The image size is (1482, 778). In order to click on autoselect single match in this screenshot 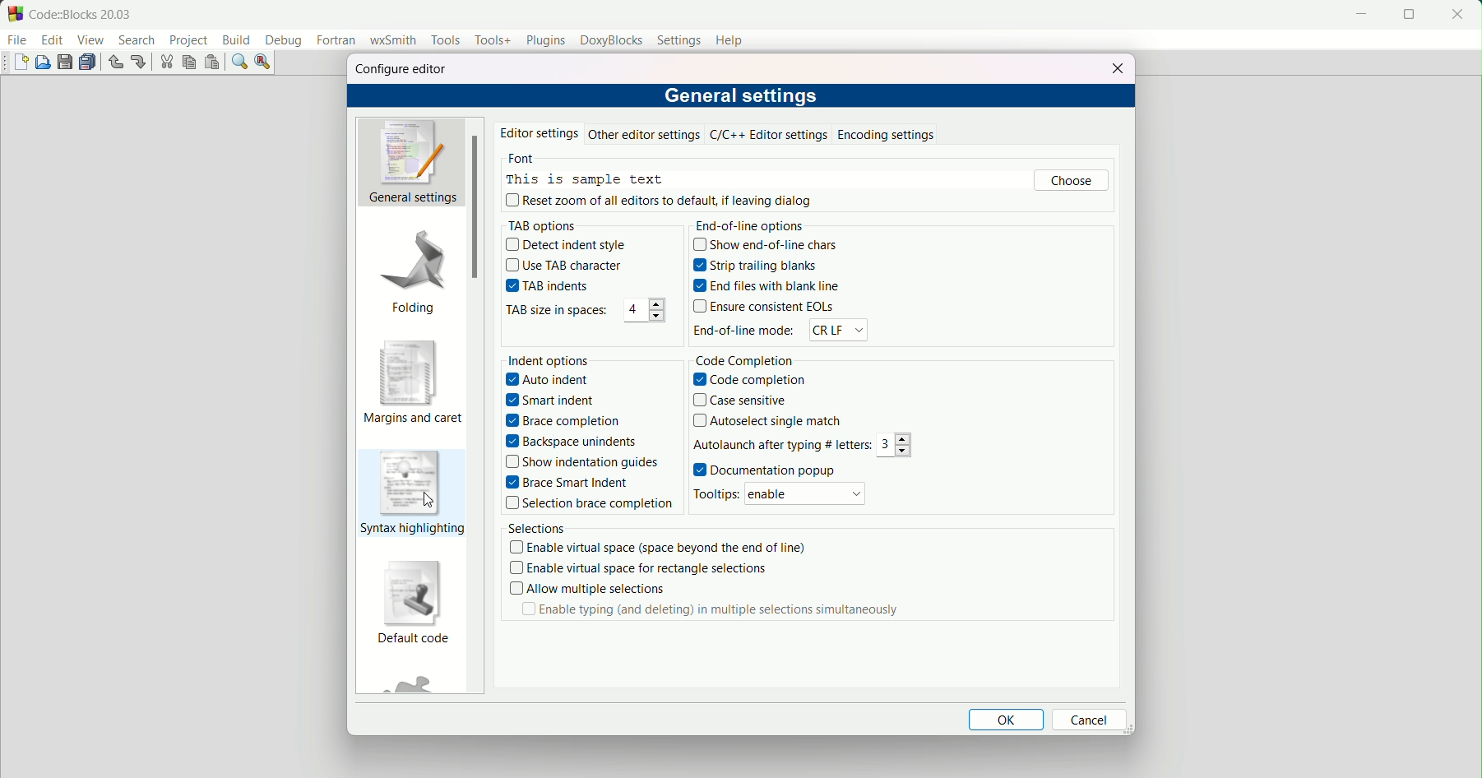, I will do `click(767, 422)`.